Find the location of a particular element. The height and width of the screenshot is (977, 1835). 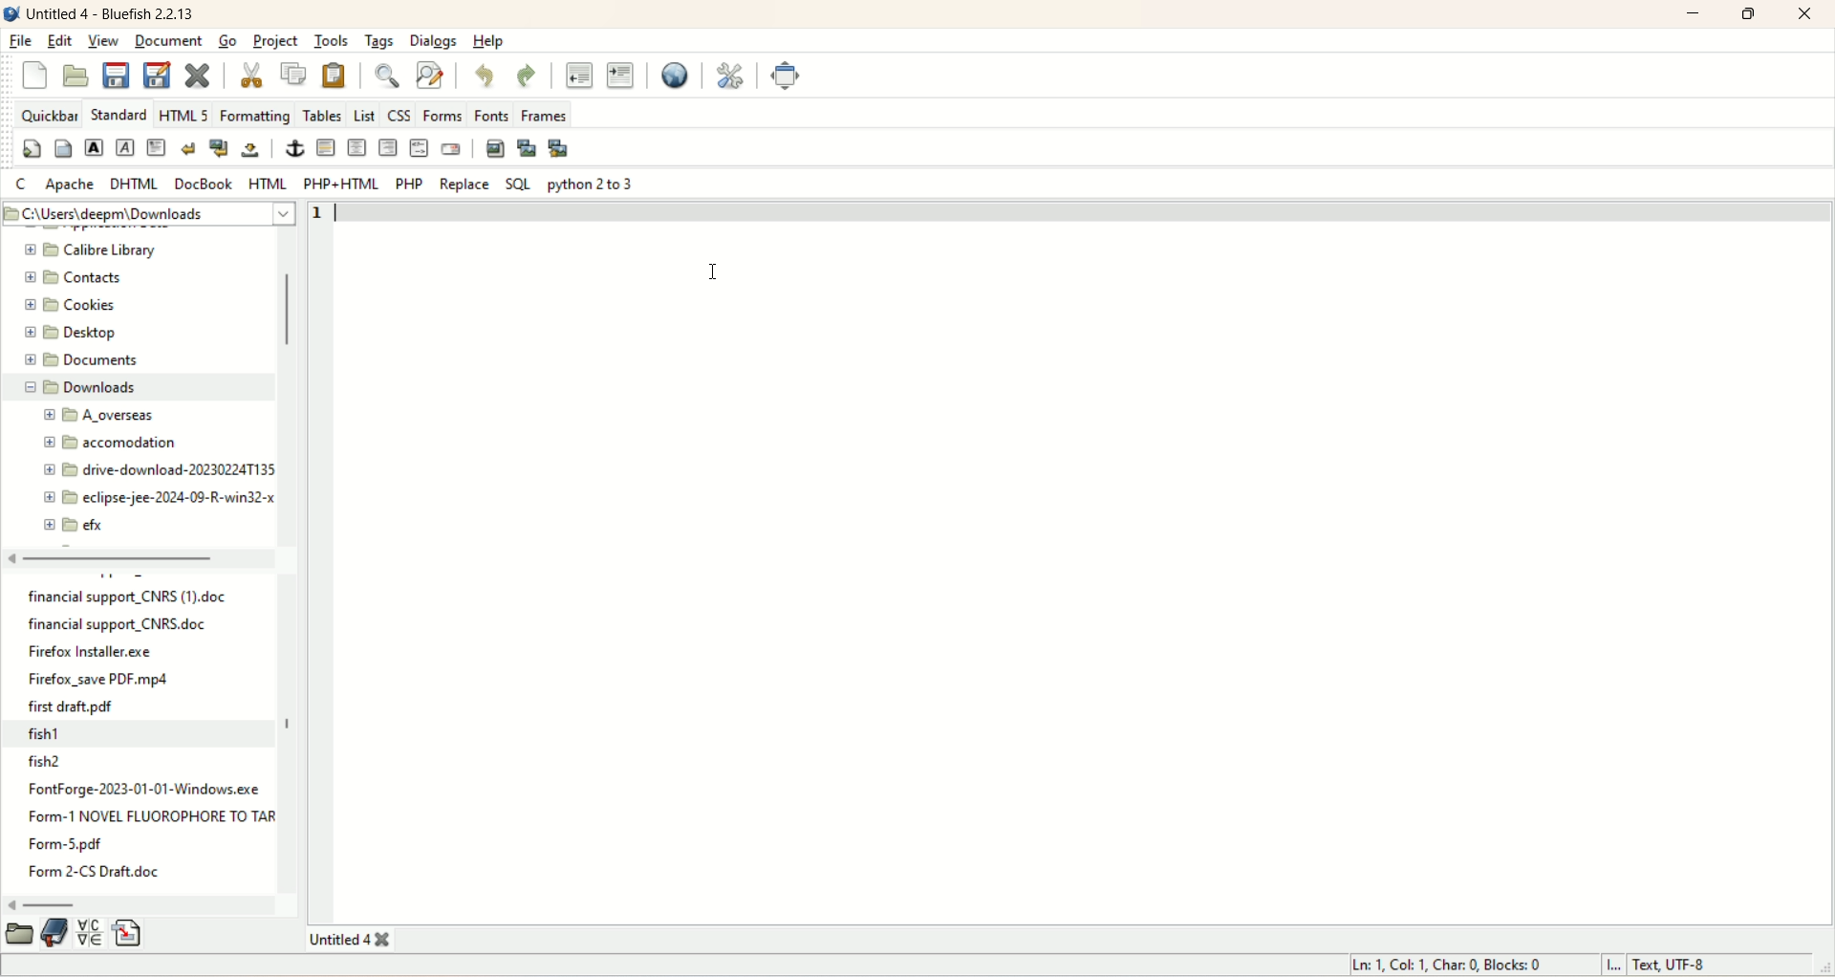

strong is located at coordinates (97, 147).